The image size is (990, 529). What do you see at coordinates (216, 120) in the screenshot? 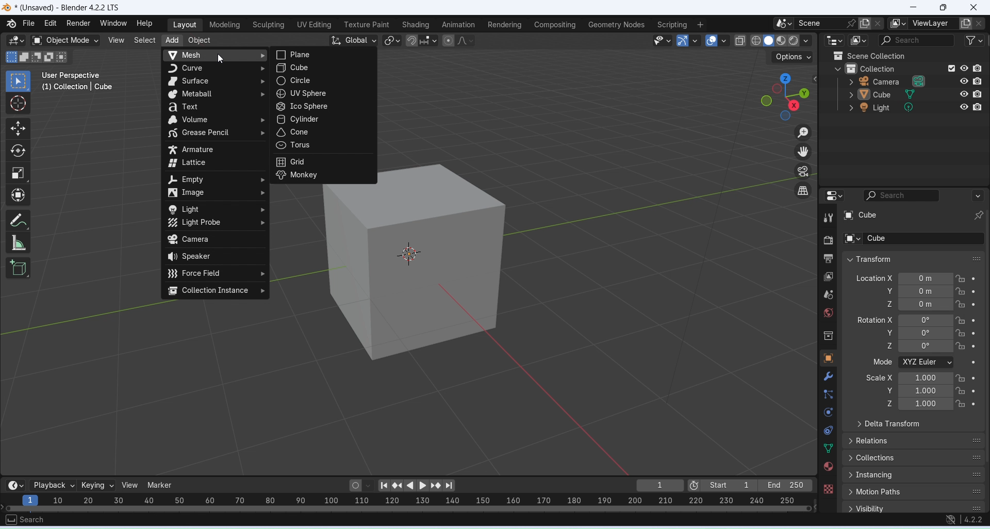
I see `volume` at bounding box center [216, 120].